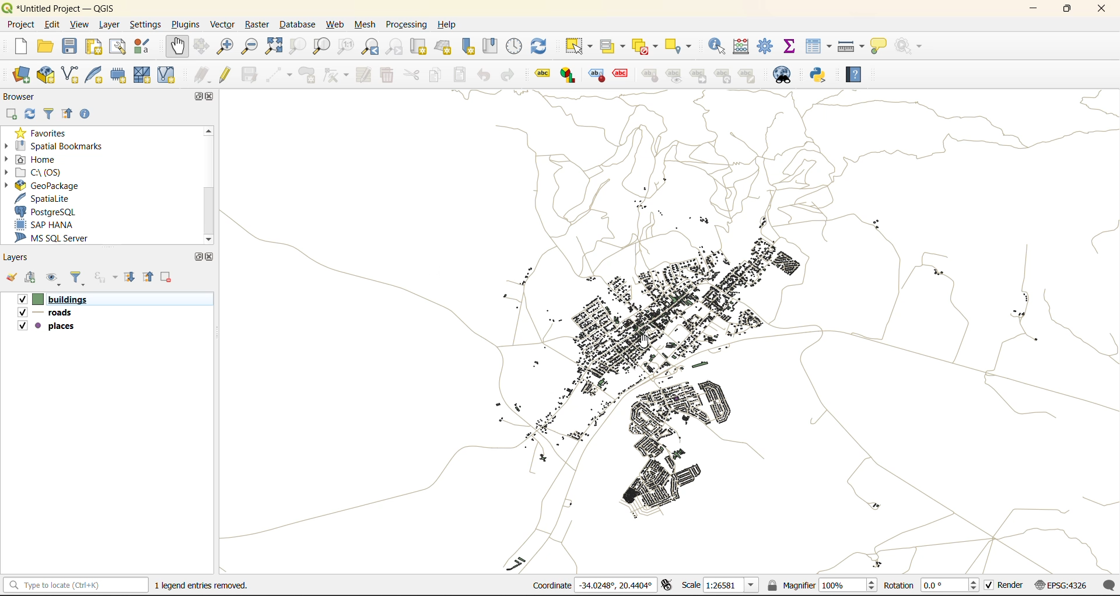  I want to click on browser, so click(21, 95).